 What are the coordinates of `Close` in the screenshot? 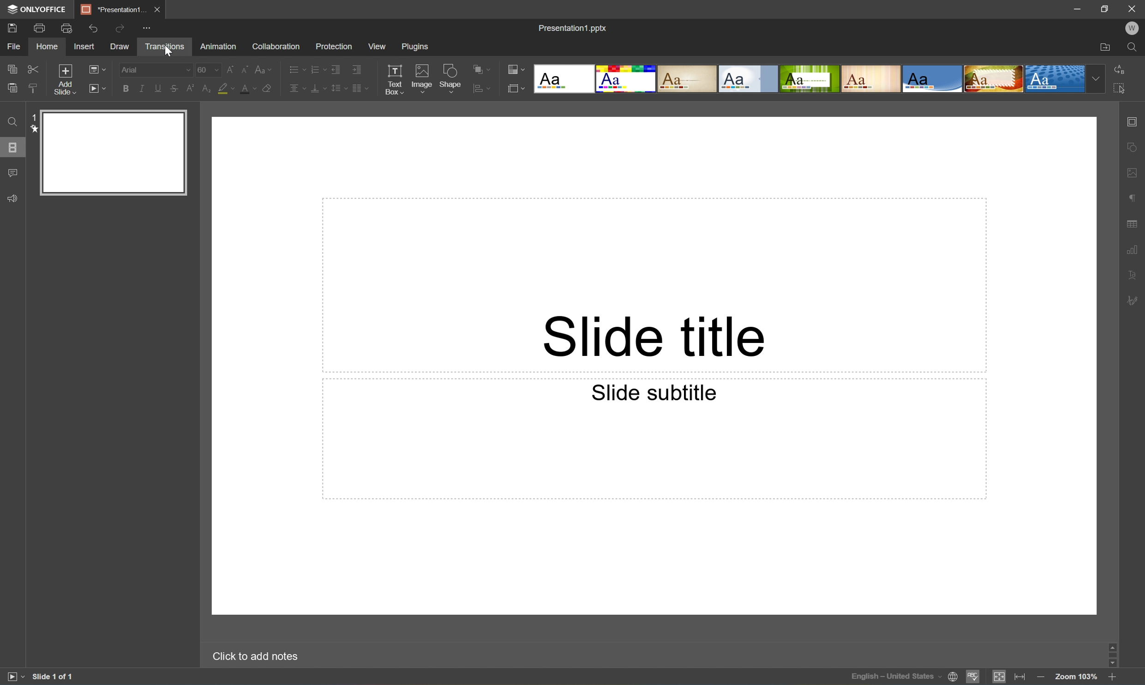 It's located at (158, 10).